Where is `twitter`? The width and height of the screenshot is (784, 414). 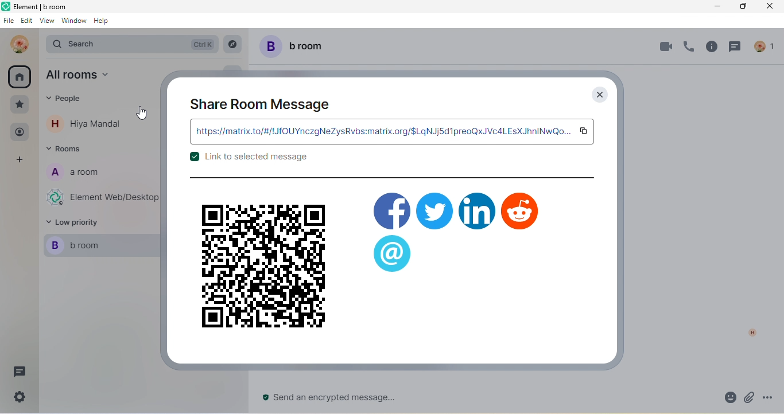 twitter is located at coordinates (434, 210).